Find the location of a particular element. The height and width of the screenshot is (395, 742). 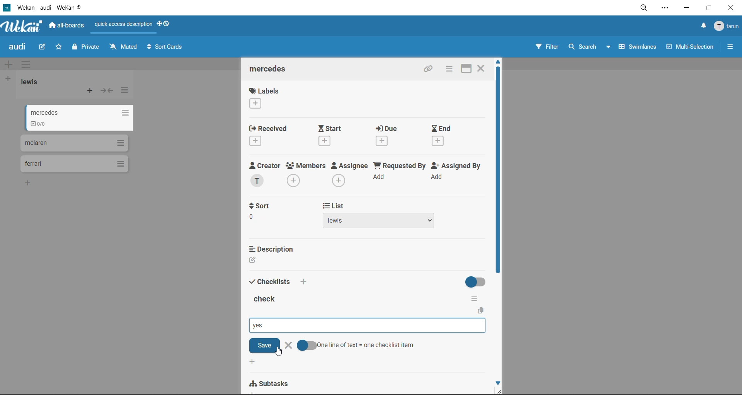

start is located at coordinates (336, 135).